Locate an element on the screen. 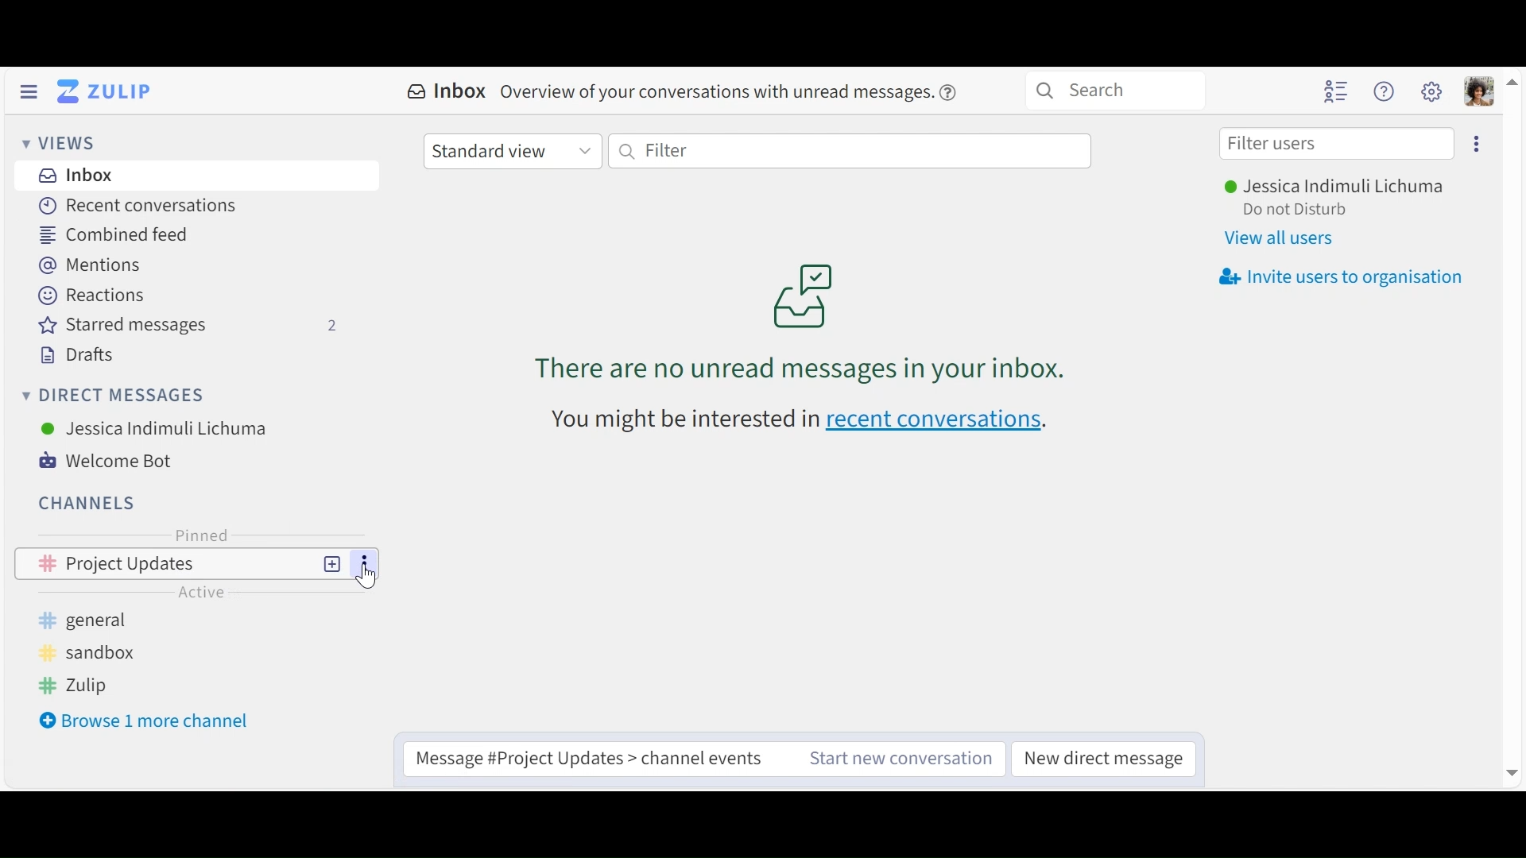  Filter is located at coordinates (850, 149).